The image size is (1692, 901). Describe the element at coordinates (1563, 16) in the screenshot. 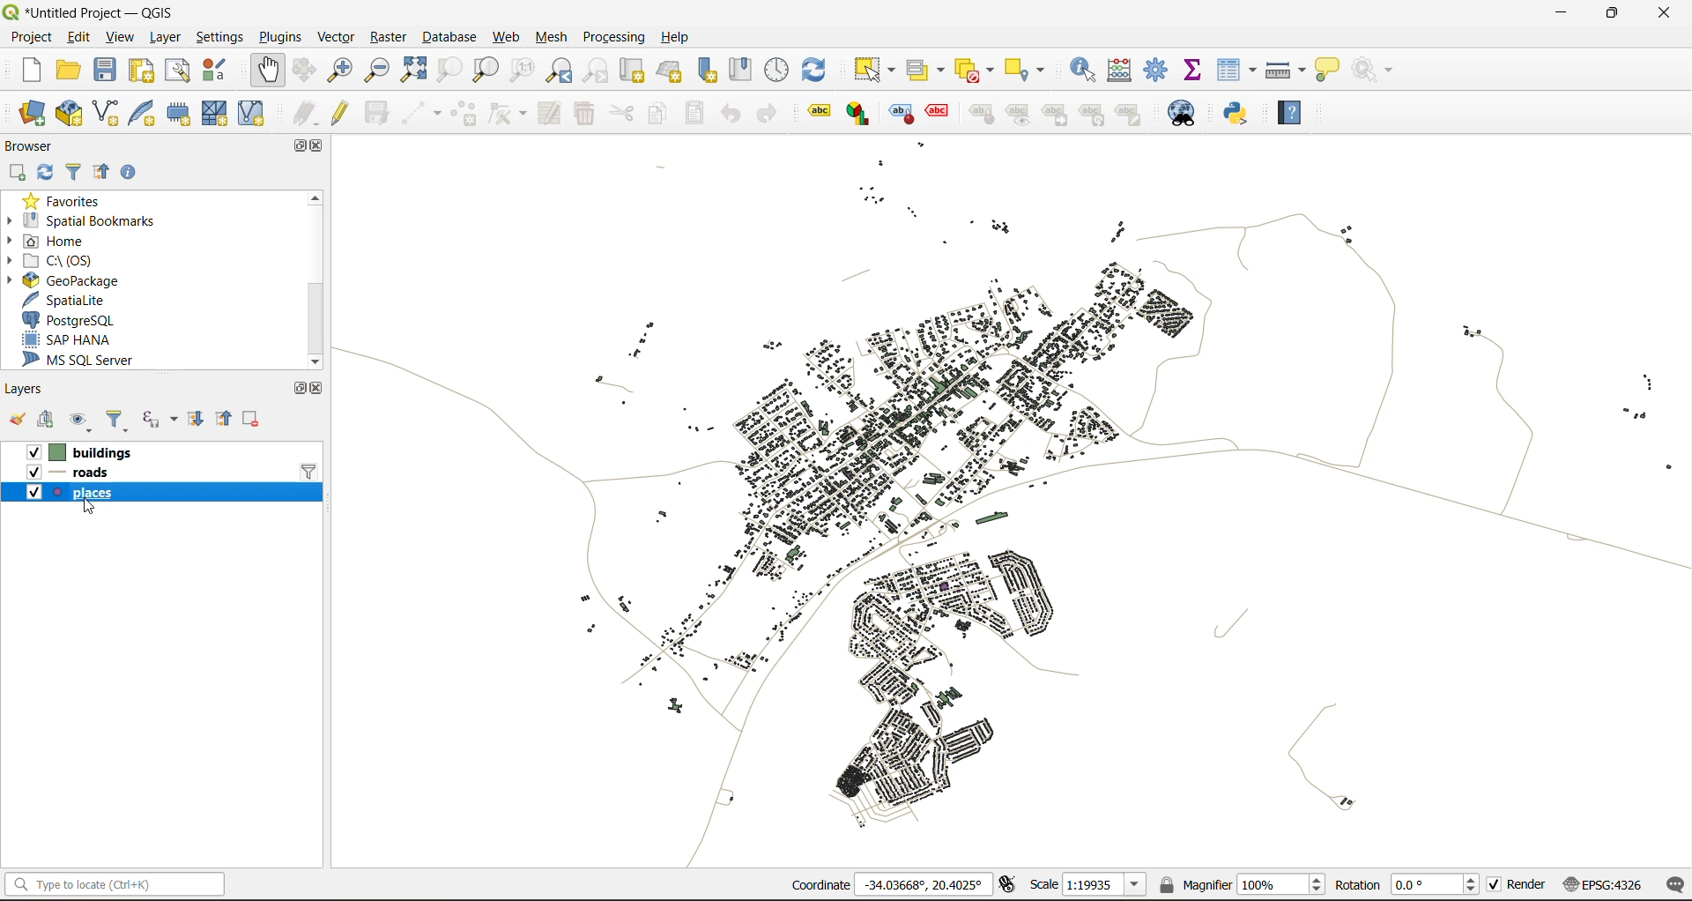

I see `minimize` at that location.